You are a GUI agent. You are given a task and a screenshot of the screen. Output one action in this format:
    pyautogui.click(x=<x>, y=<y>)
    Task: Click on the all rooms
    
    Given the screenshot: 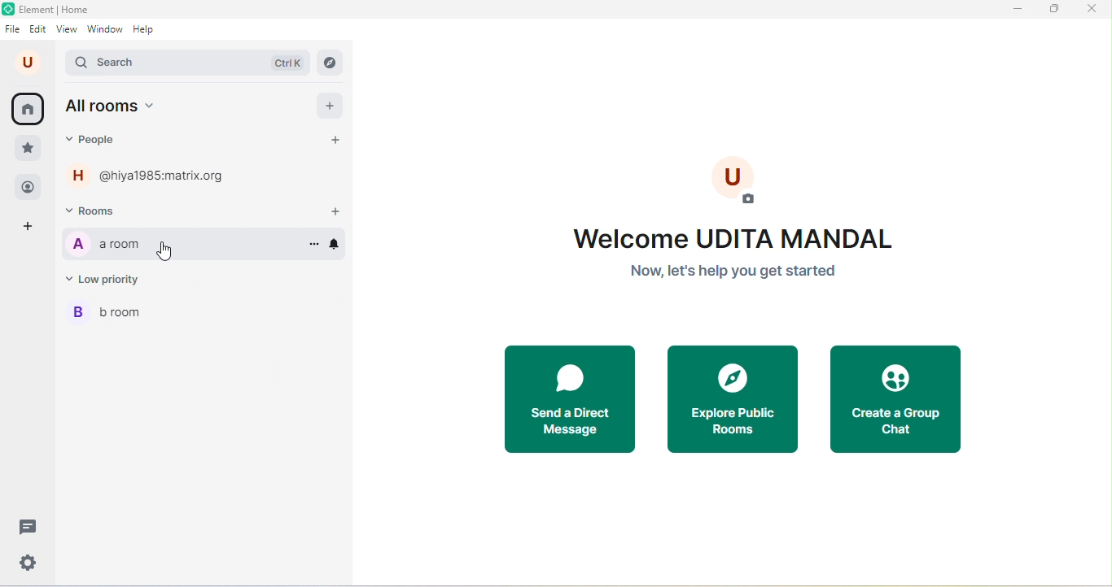 What is the action you would take?
    pyautogui.click(x=112, y=107)
    